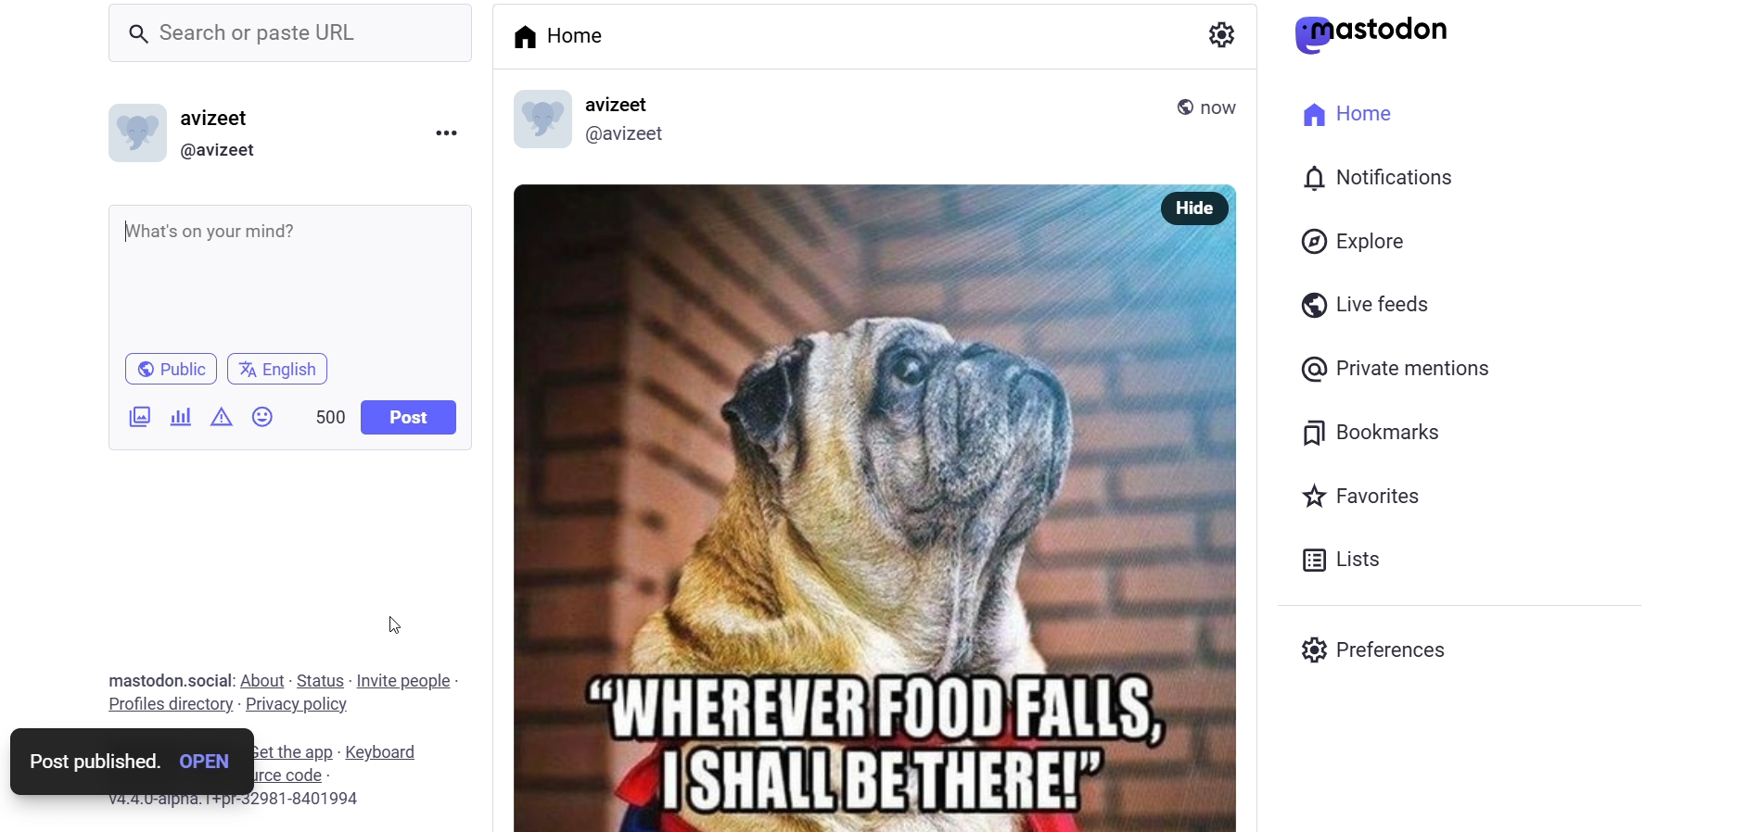 Image resolution: width=1747 pixels, height=832 pixels. Describe the element at coordinates (407, 679) in the screenshot. I see `invite people` at that location.